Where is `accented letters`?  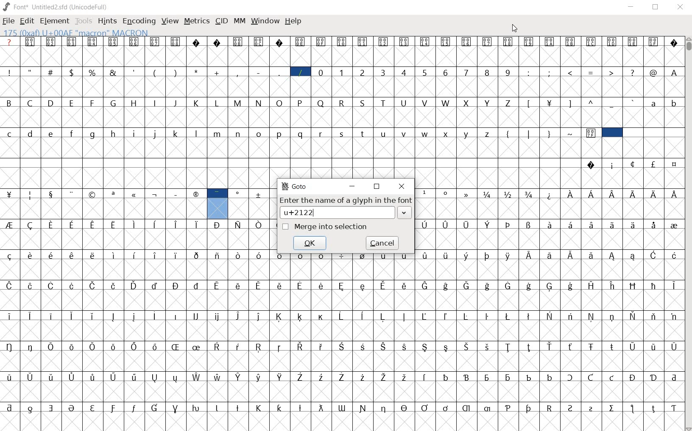 accented letters is located at coordinates (207, 387).